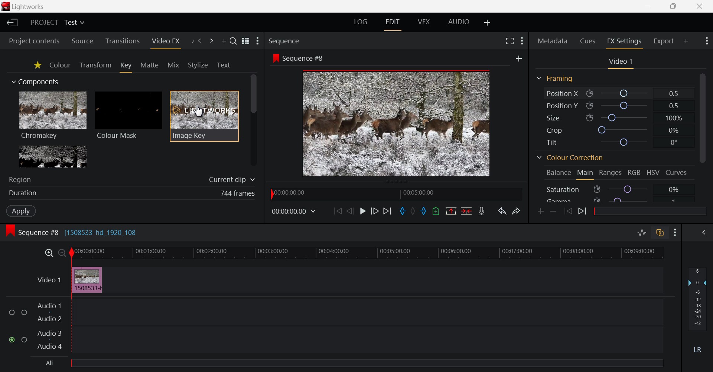 The image size is (713, 372). Describe the element at coordinates (586, 41) in the screenshot. I see `Cues` at that location.